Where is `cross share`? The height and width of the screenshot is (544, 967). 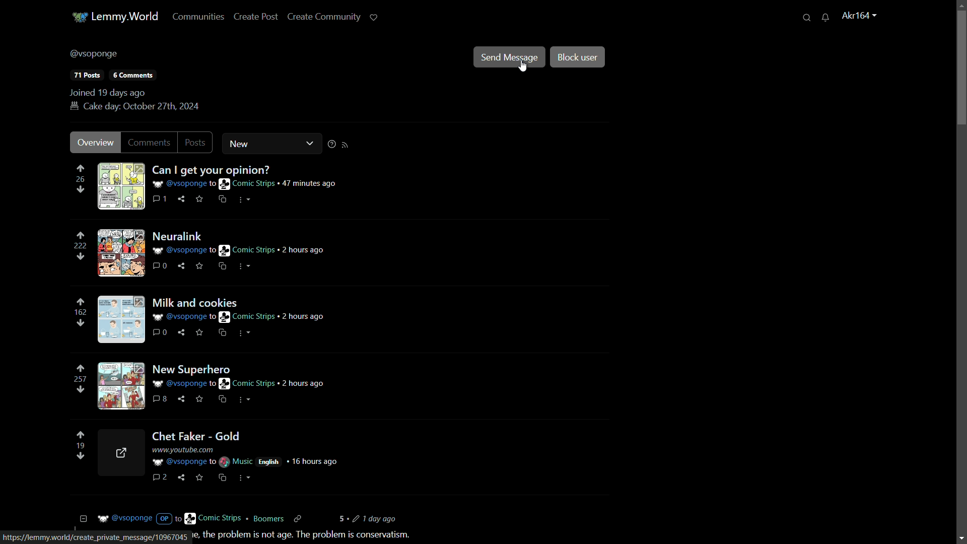
cross share is located at coordinates (224, 200).